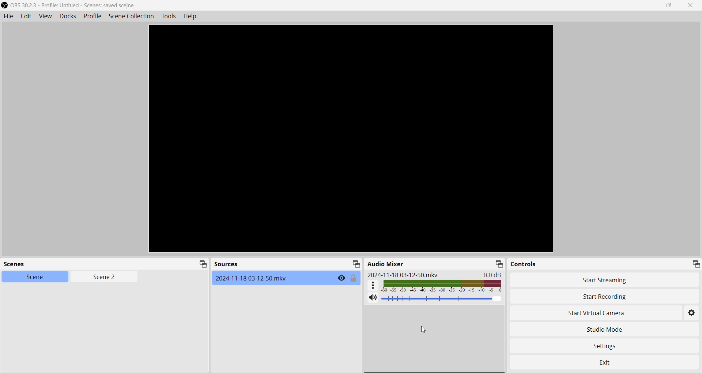 The width and height of the screenshot is (702, 373). Describe the element at coordinates (169, 16) in the screenshot. I see `Tools` at that location.